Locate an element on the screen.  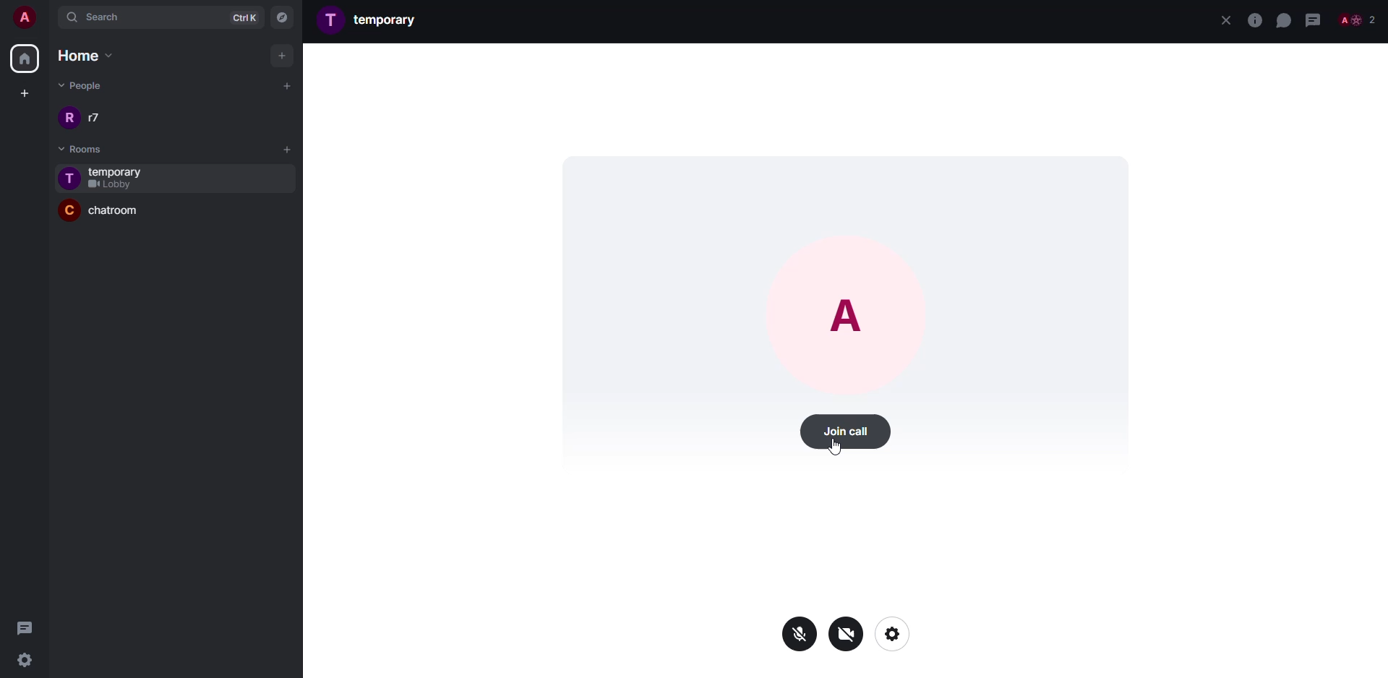
lobby is located at coordinates (112, 184).